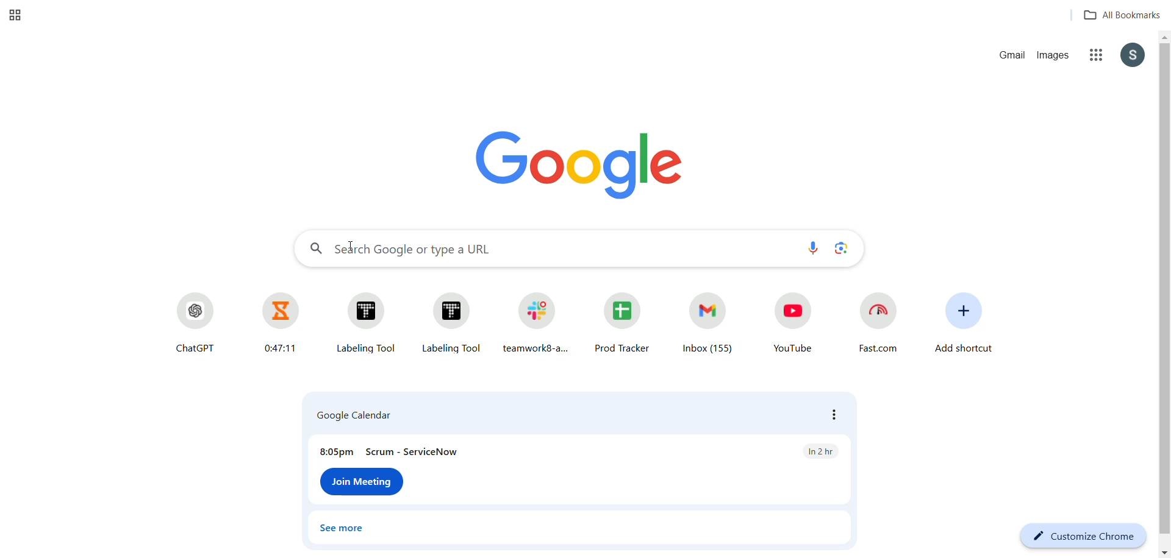 Image resolution: width=1171 pixels, height=558 pixels. I want to click on 0:47:11, so click(276, 323).